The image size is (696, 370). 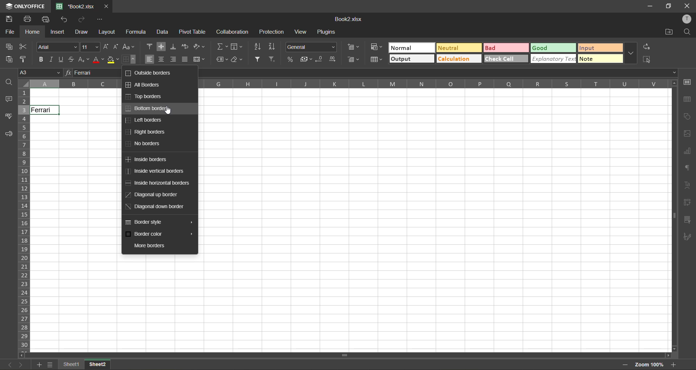 What do you see at coordinates (687, 152) in the screenshot?
I see `charts` at bounding box center [687, 152].